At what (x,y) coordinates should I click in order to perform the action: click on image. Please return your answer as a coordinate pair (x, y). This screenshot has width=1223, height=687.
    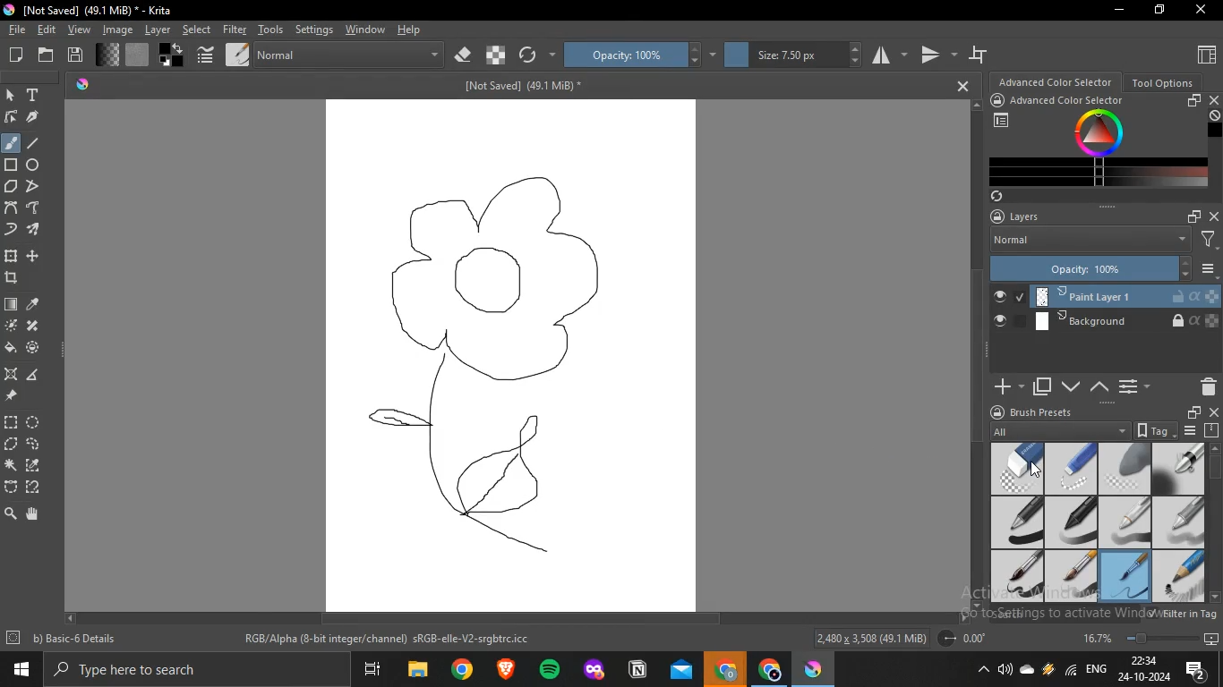
    Looking at the image, I should click on (115, 29).